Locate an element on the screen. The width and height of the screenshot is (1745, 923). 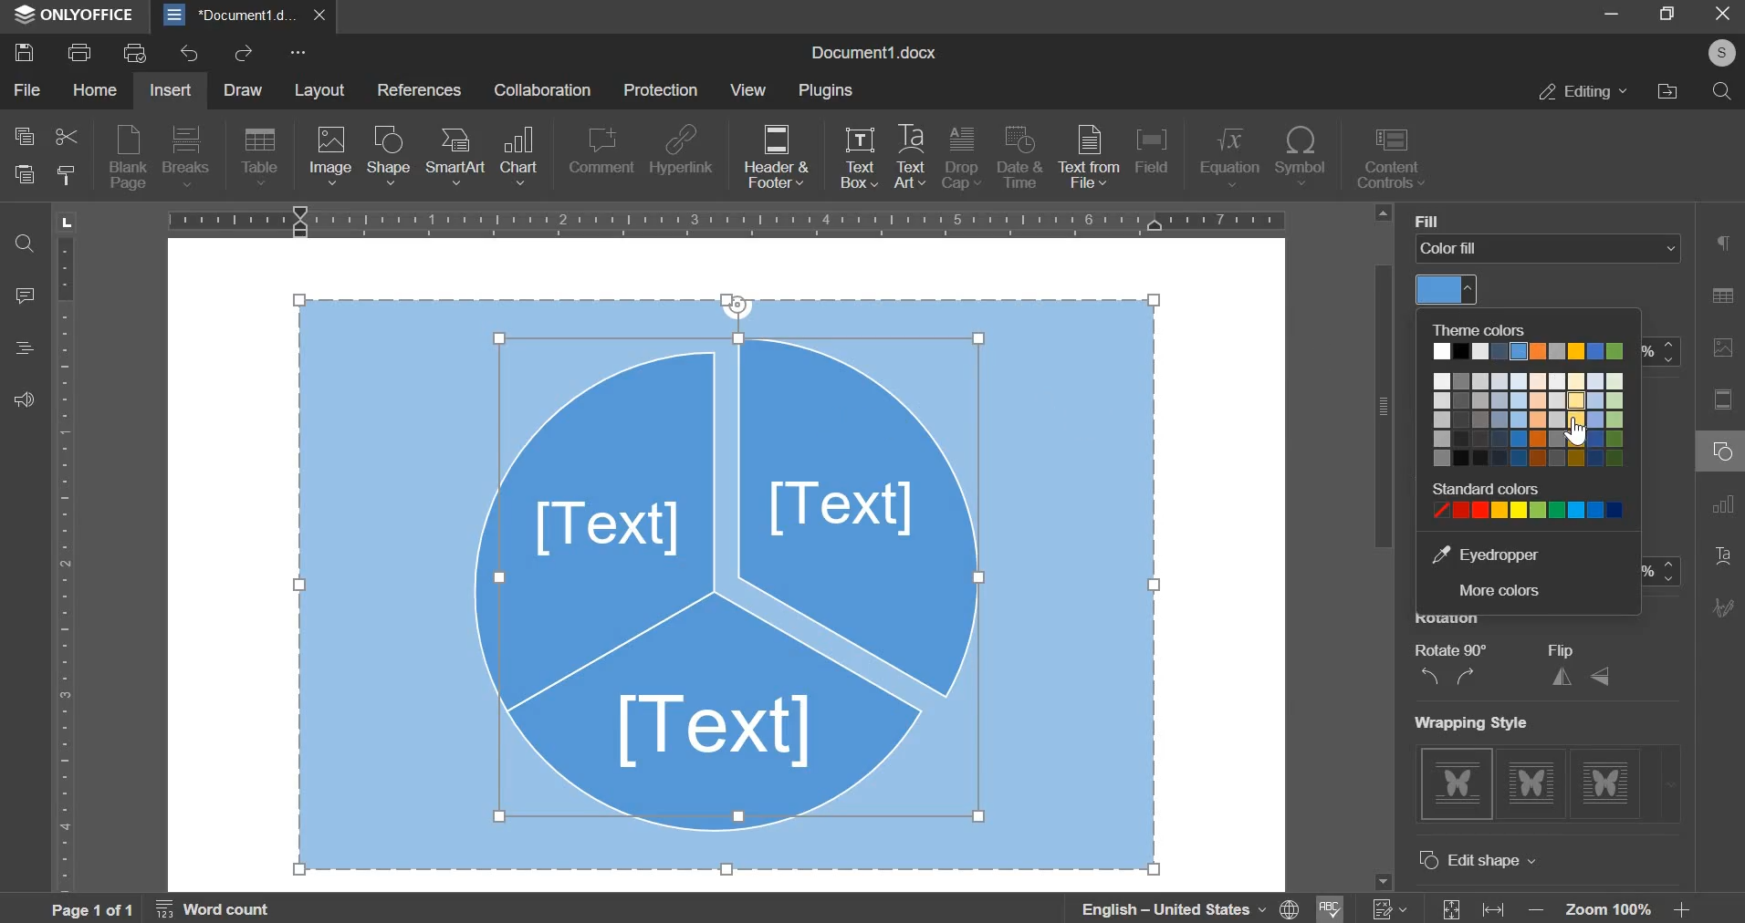
rotate is located at coordinates (1446, 676).